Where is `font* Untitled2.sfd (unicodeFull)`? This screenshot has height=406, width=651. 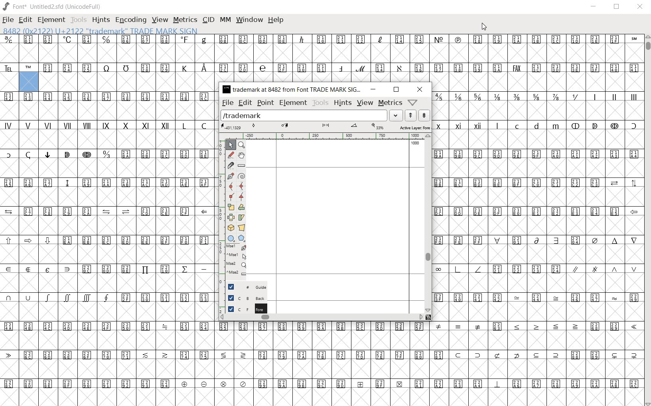
font* Untitled2.sfd (unicodeFull) is located at coordinates (51, 7).